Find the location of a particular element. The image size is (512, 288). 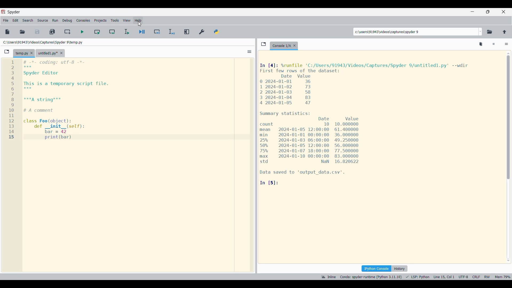

Debug menu is located at coordinates (67, 21).